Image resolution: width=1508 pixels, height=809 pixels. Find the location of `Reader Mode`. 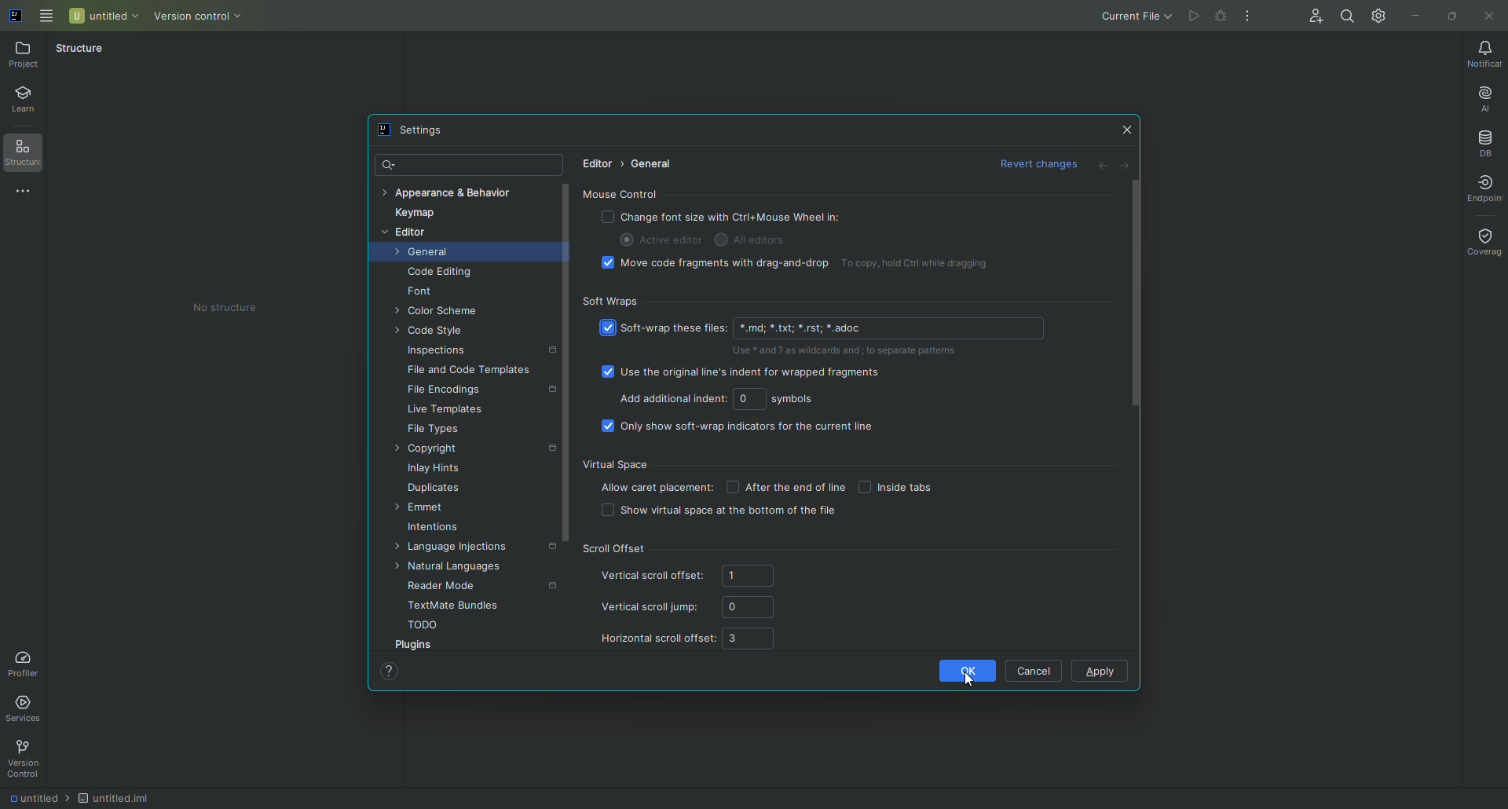

Reader Mode is located at coordinates (444, 585).